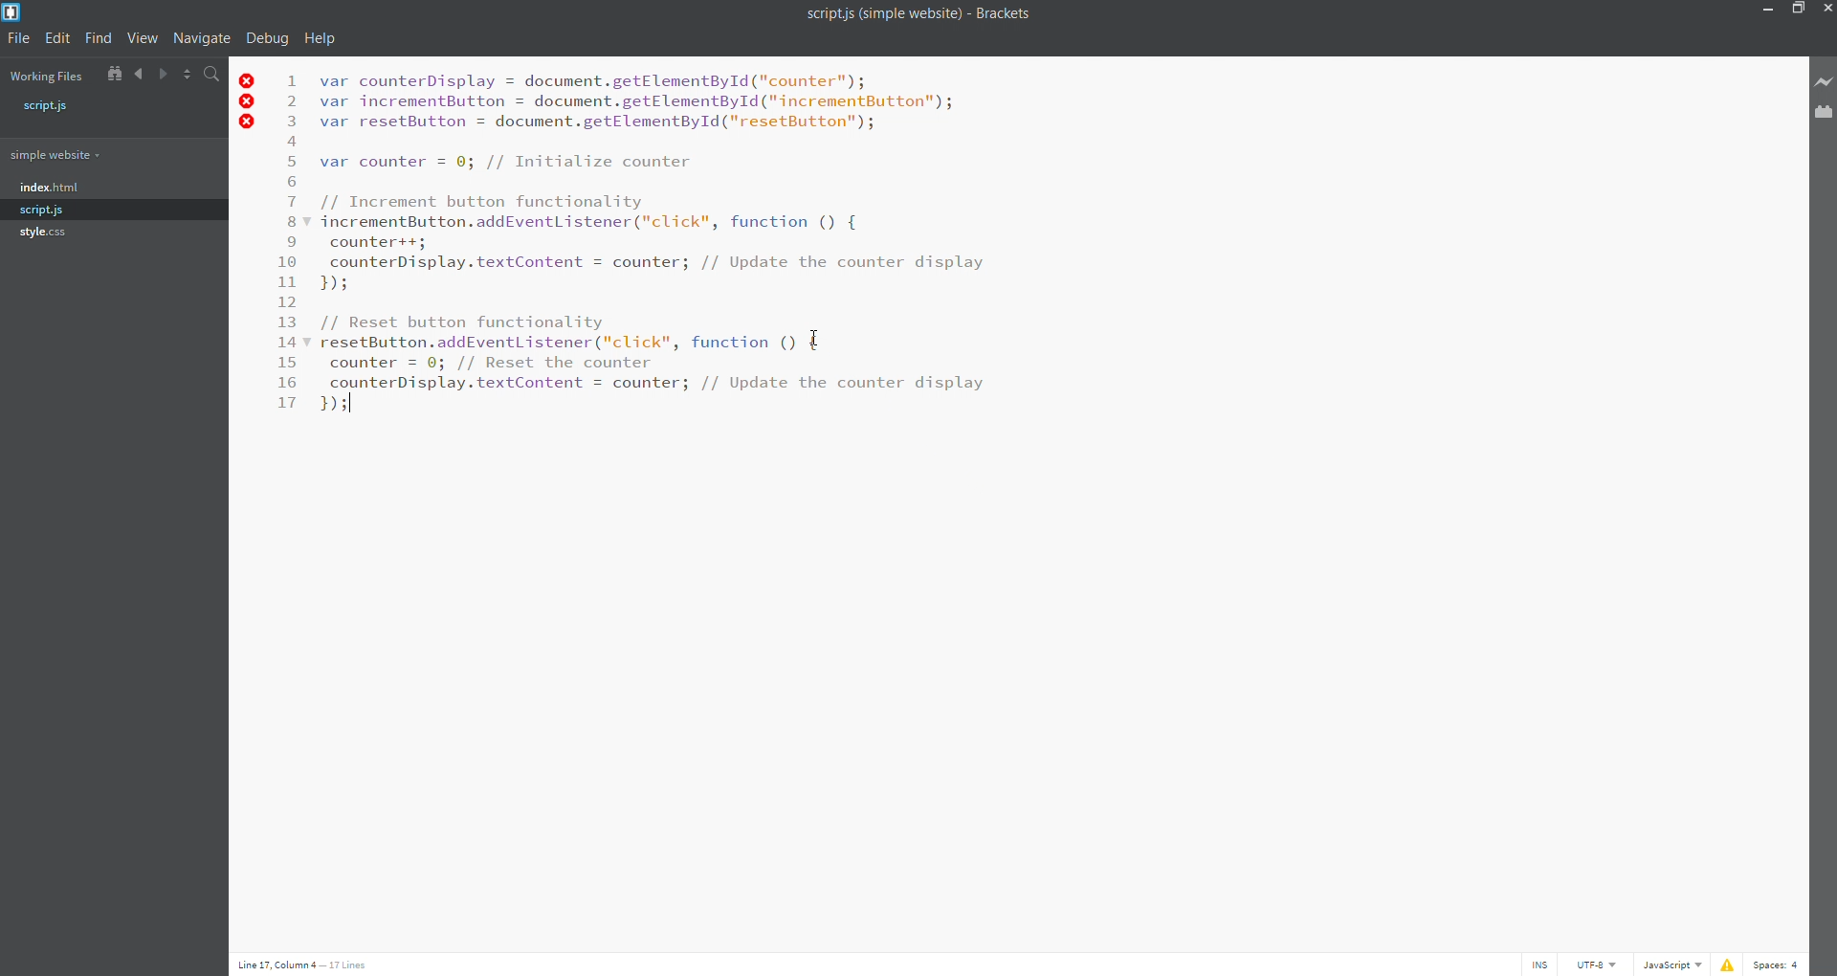 This screenshot has width=1837, height=976. What do you see at coordinates (288, 248) in the screenshot?
I see `line number` at bounding box center [288, 248].